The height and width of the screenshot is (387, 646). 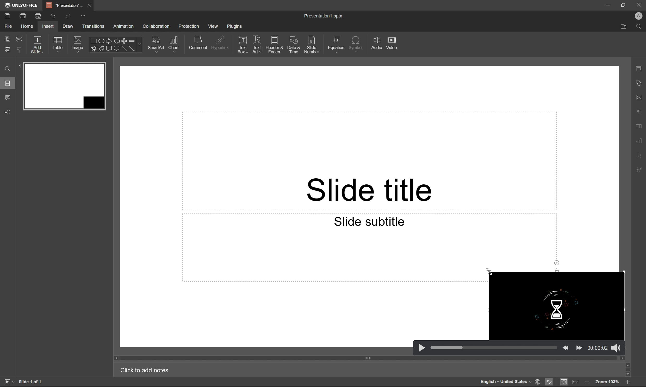 I want to click on presentation1.pptx, so click(x=323, y=16).